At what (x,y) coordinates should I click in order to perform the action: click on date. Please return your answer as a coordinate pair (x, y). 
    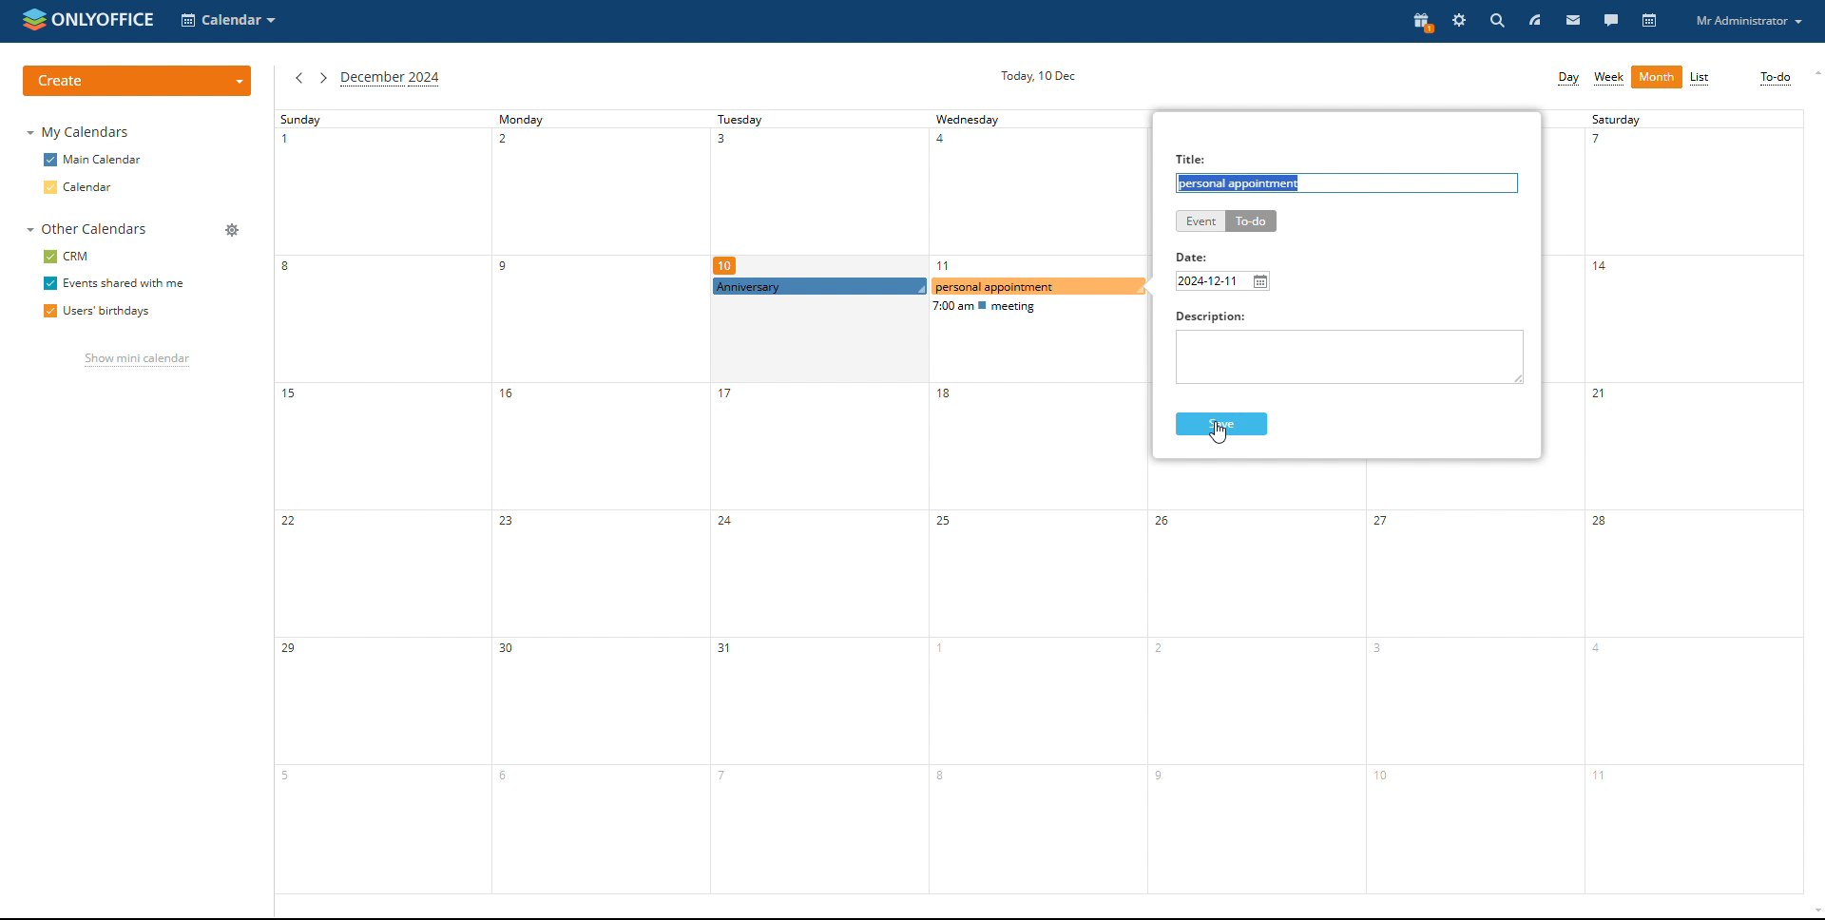
    Looking at the image, I should click on (1196, 255).